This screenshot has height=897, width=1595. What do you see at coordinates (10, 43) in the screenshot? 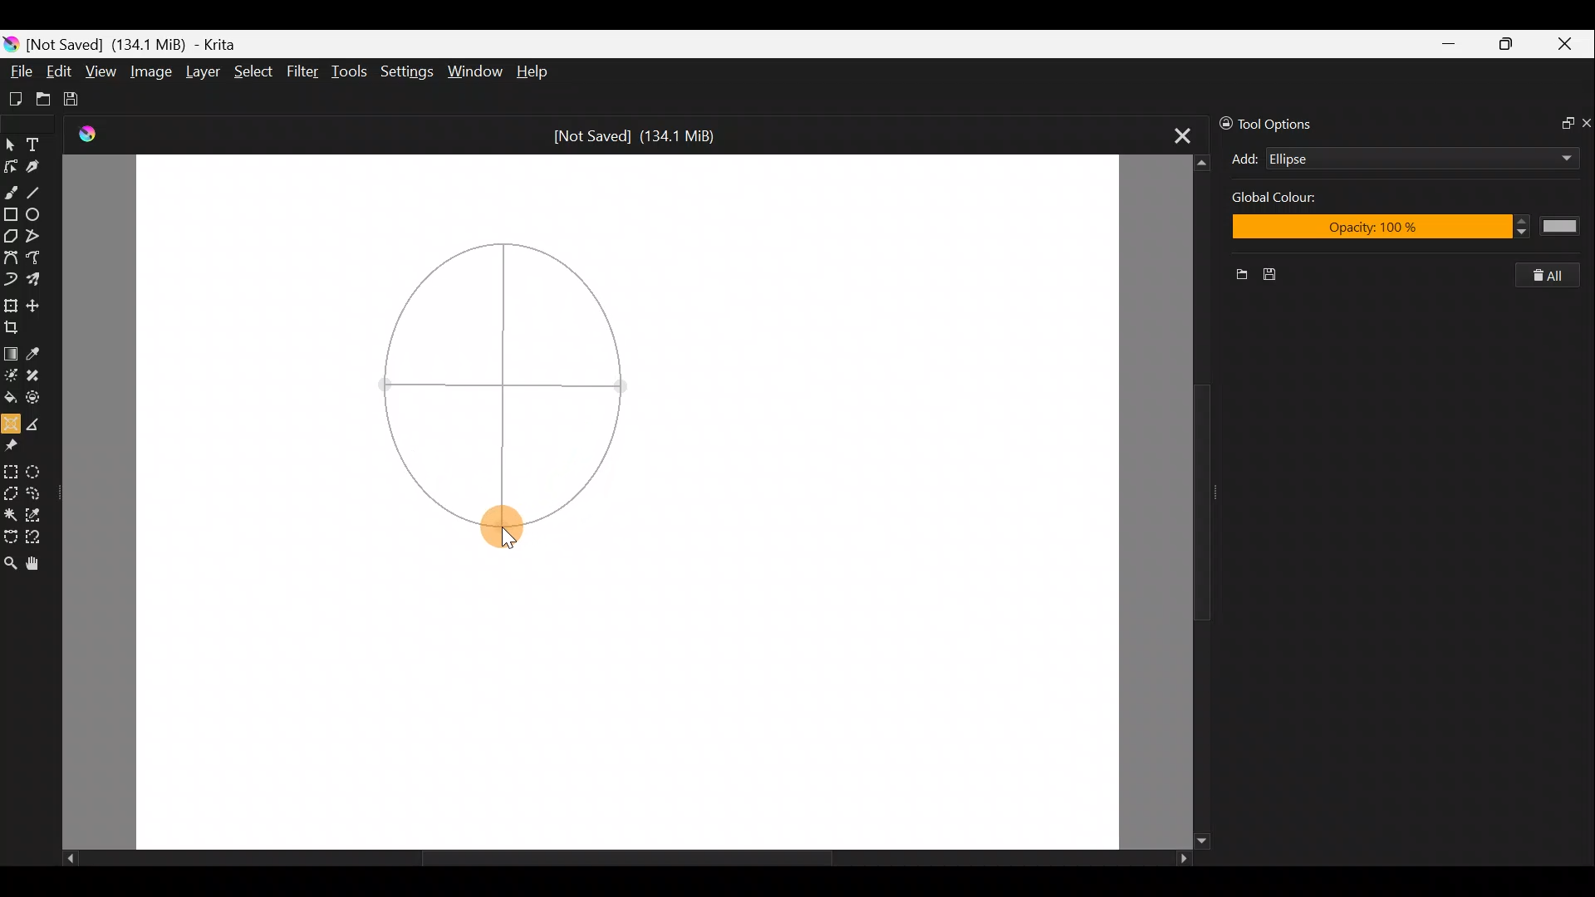
I see `Krita logo` at bounding box center [10, 43].